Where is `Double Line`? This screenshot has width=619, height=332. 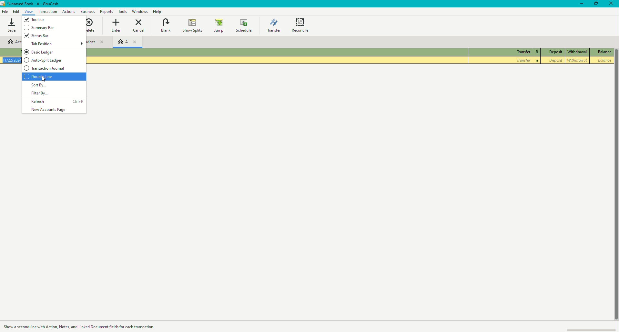
Double Line is located at coordinates (54, 77).